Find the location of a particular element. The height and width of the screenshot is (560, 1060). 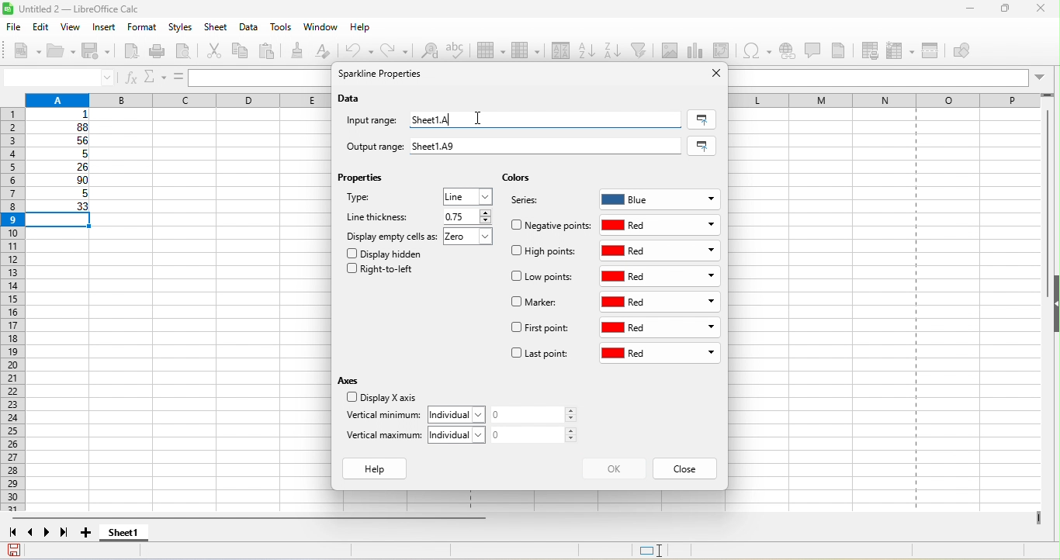

56 is located at coordinates (64, 141).